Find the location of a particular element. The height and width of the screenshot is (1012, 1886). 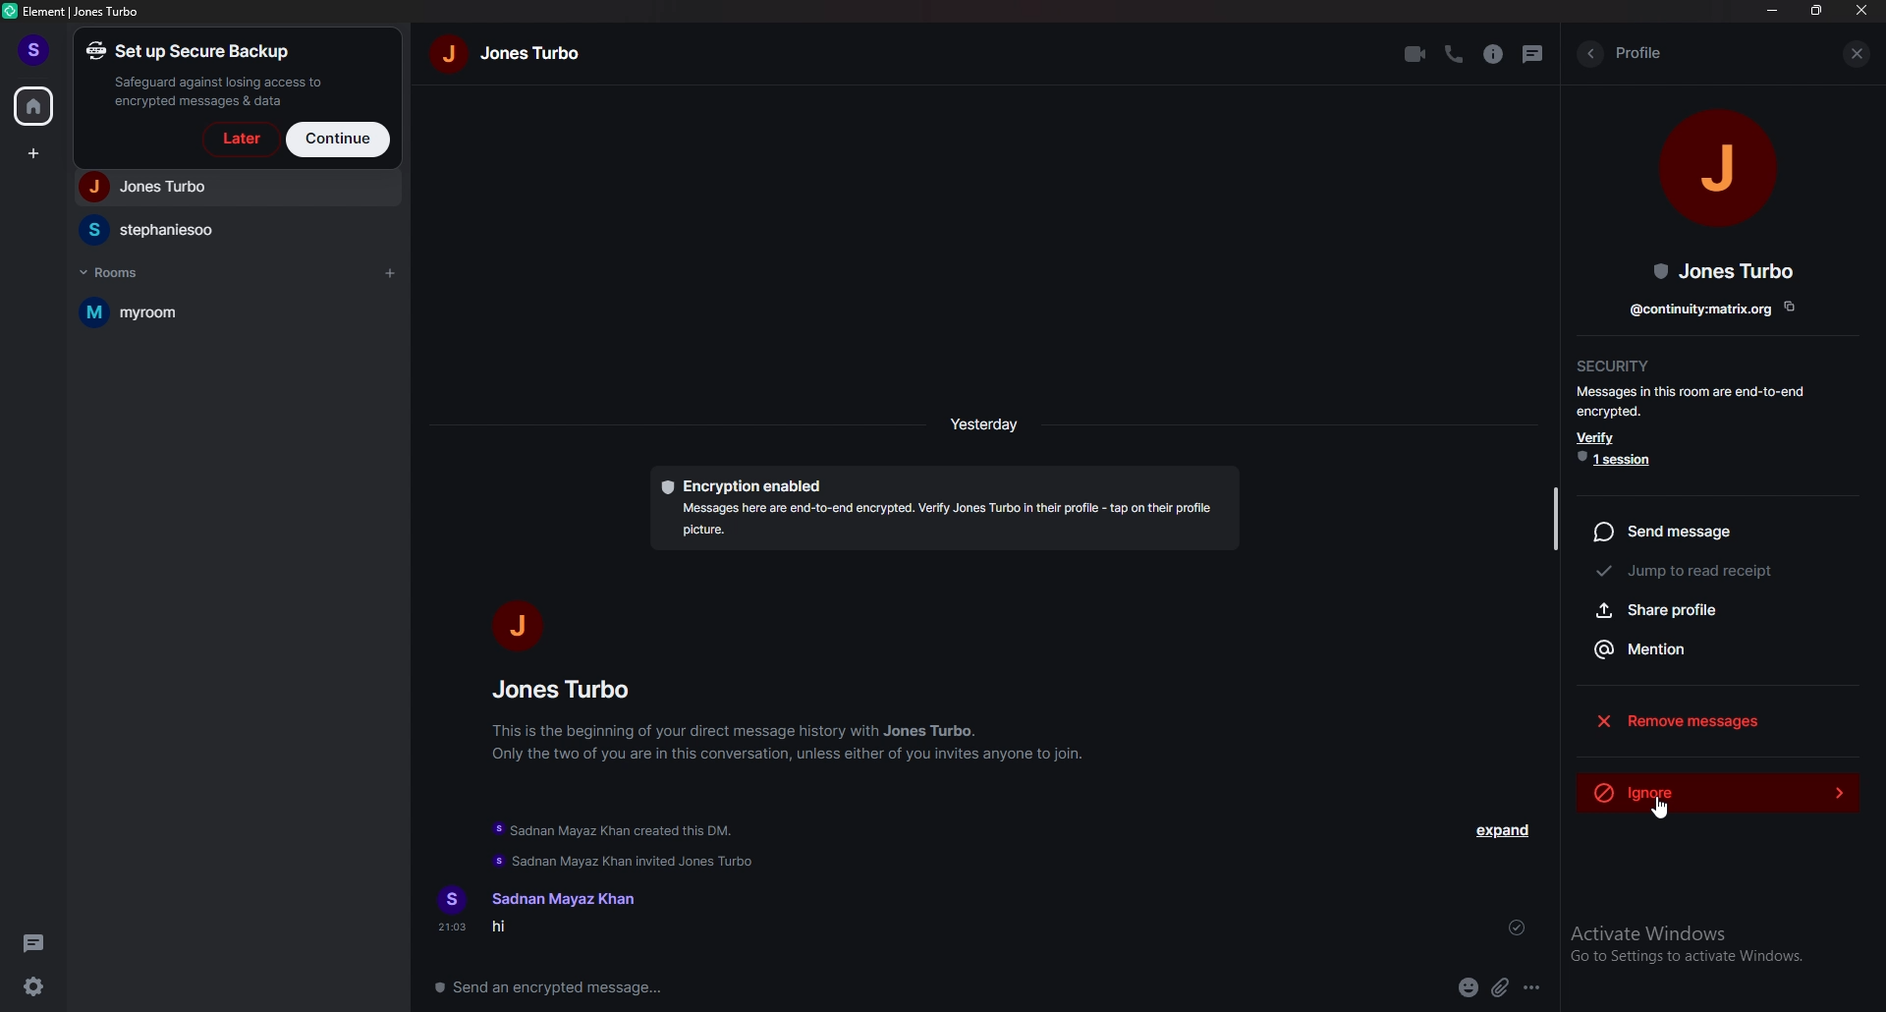

video call is located at coordinates (1414, 54).